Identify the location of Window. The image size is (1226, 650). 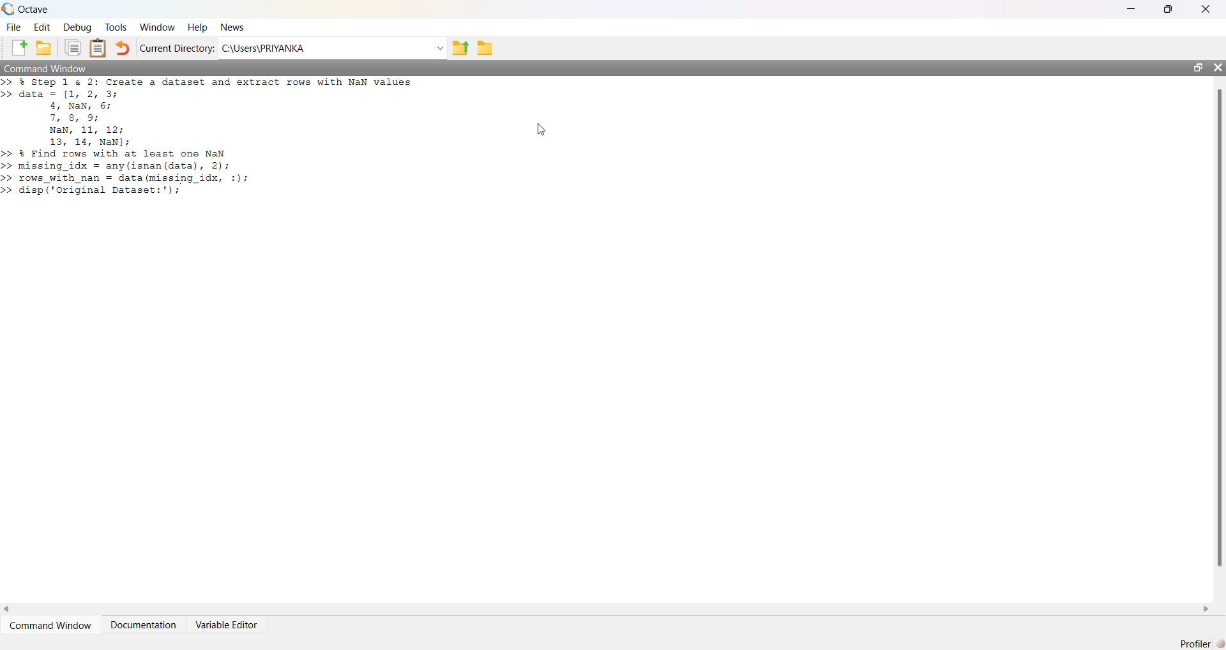
(158, 27).